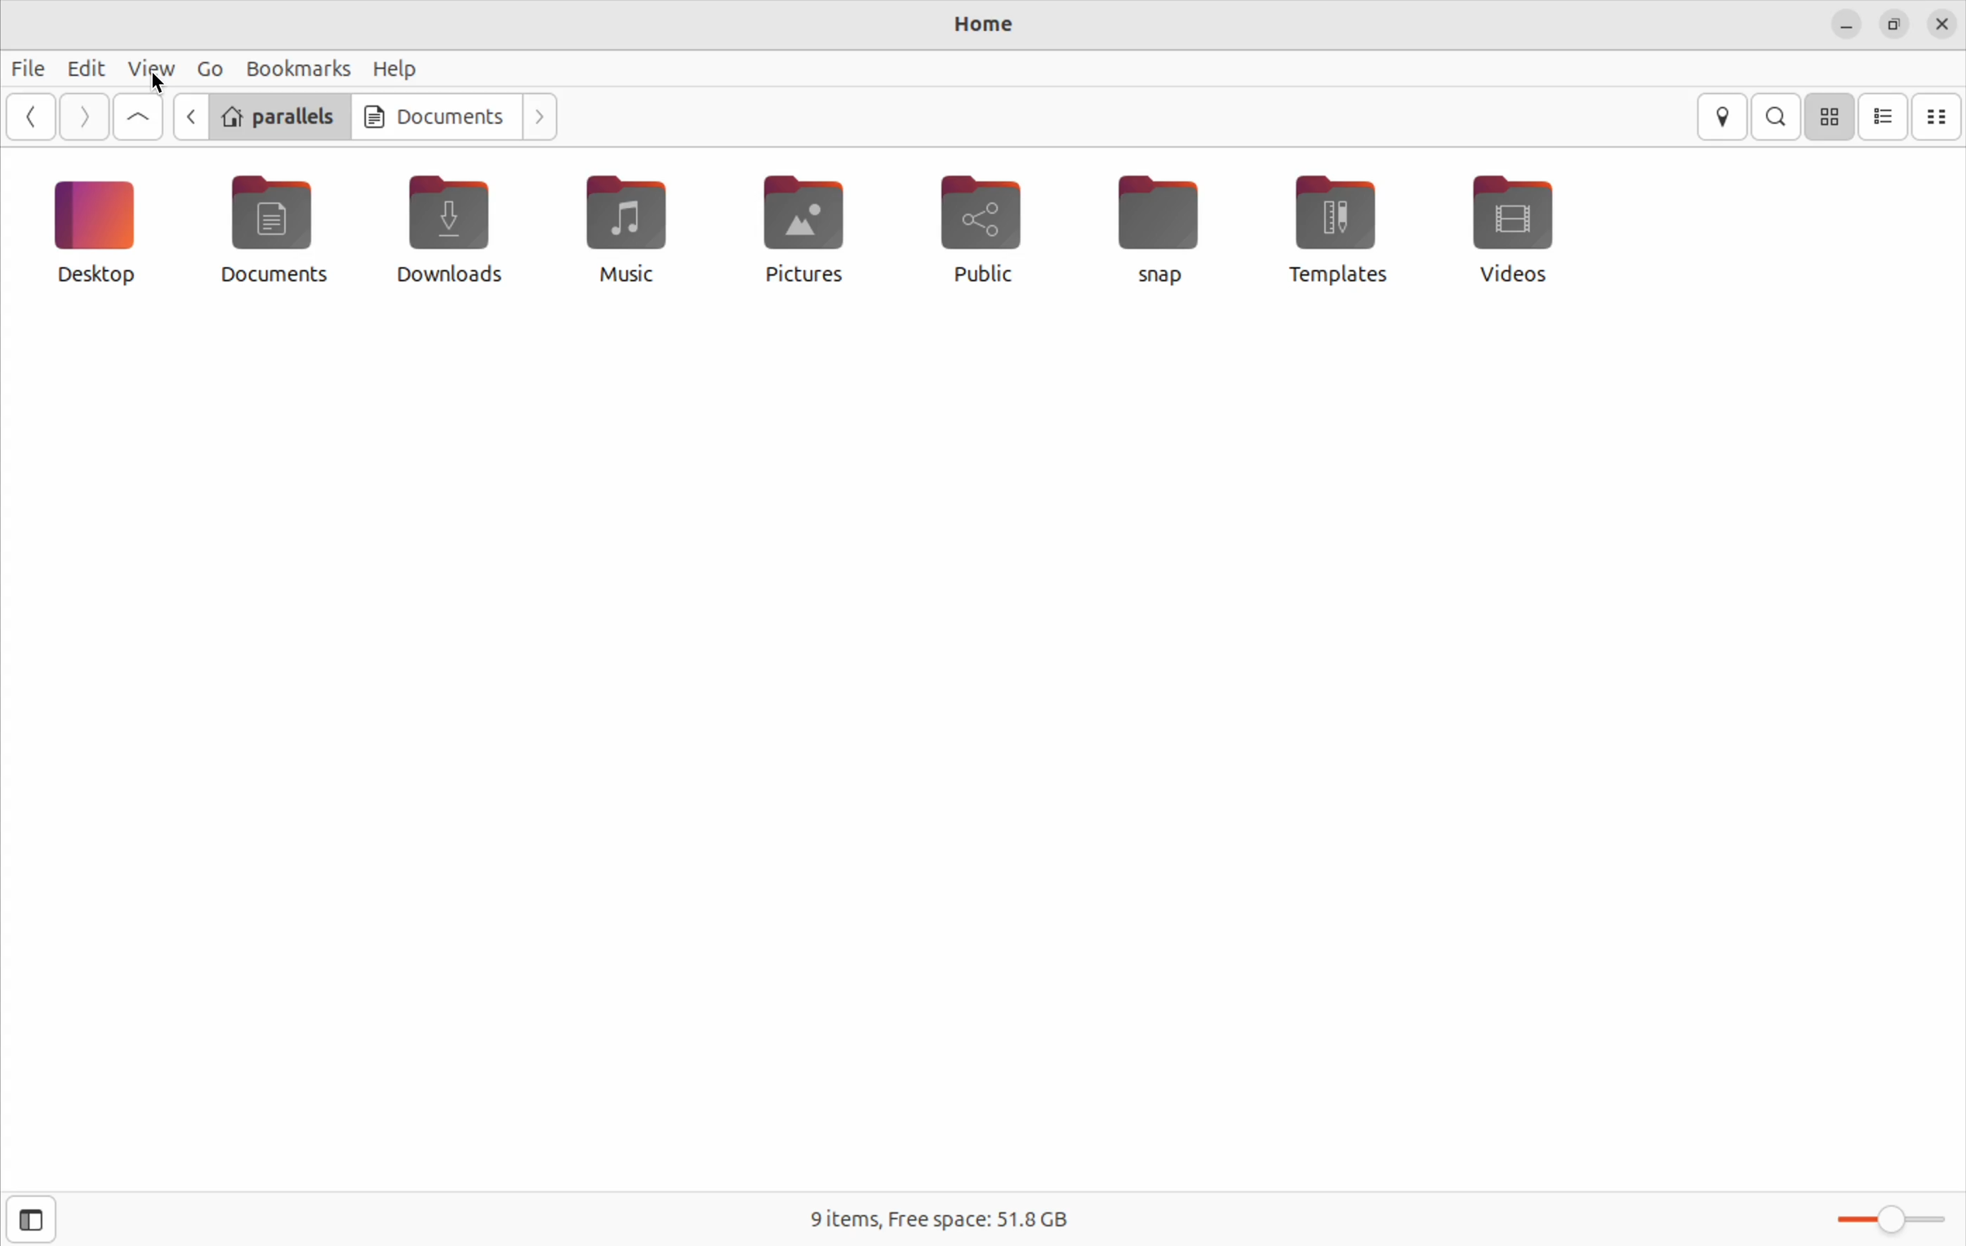 This screenshot has height=1246, width=1966. I want to click on help, so click(398, 69).